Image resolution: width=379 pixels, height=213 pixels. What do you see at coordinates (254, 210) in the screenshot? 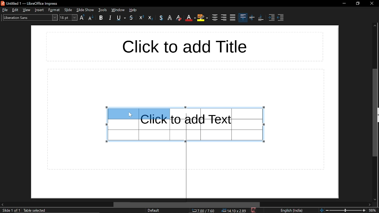
I see `save` at bounding box center [254, 210].